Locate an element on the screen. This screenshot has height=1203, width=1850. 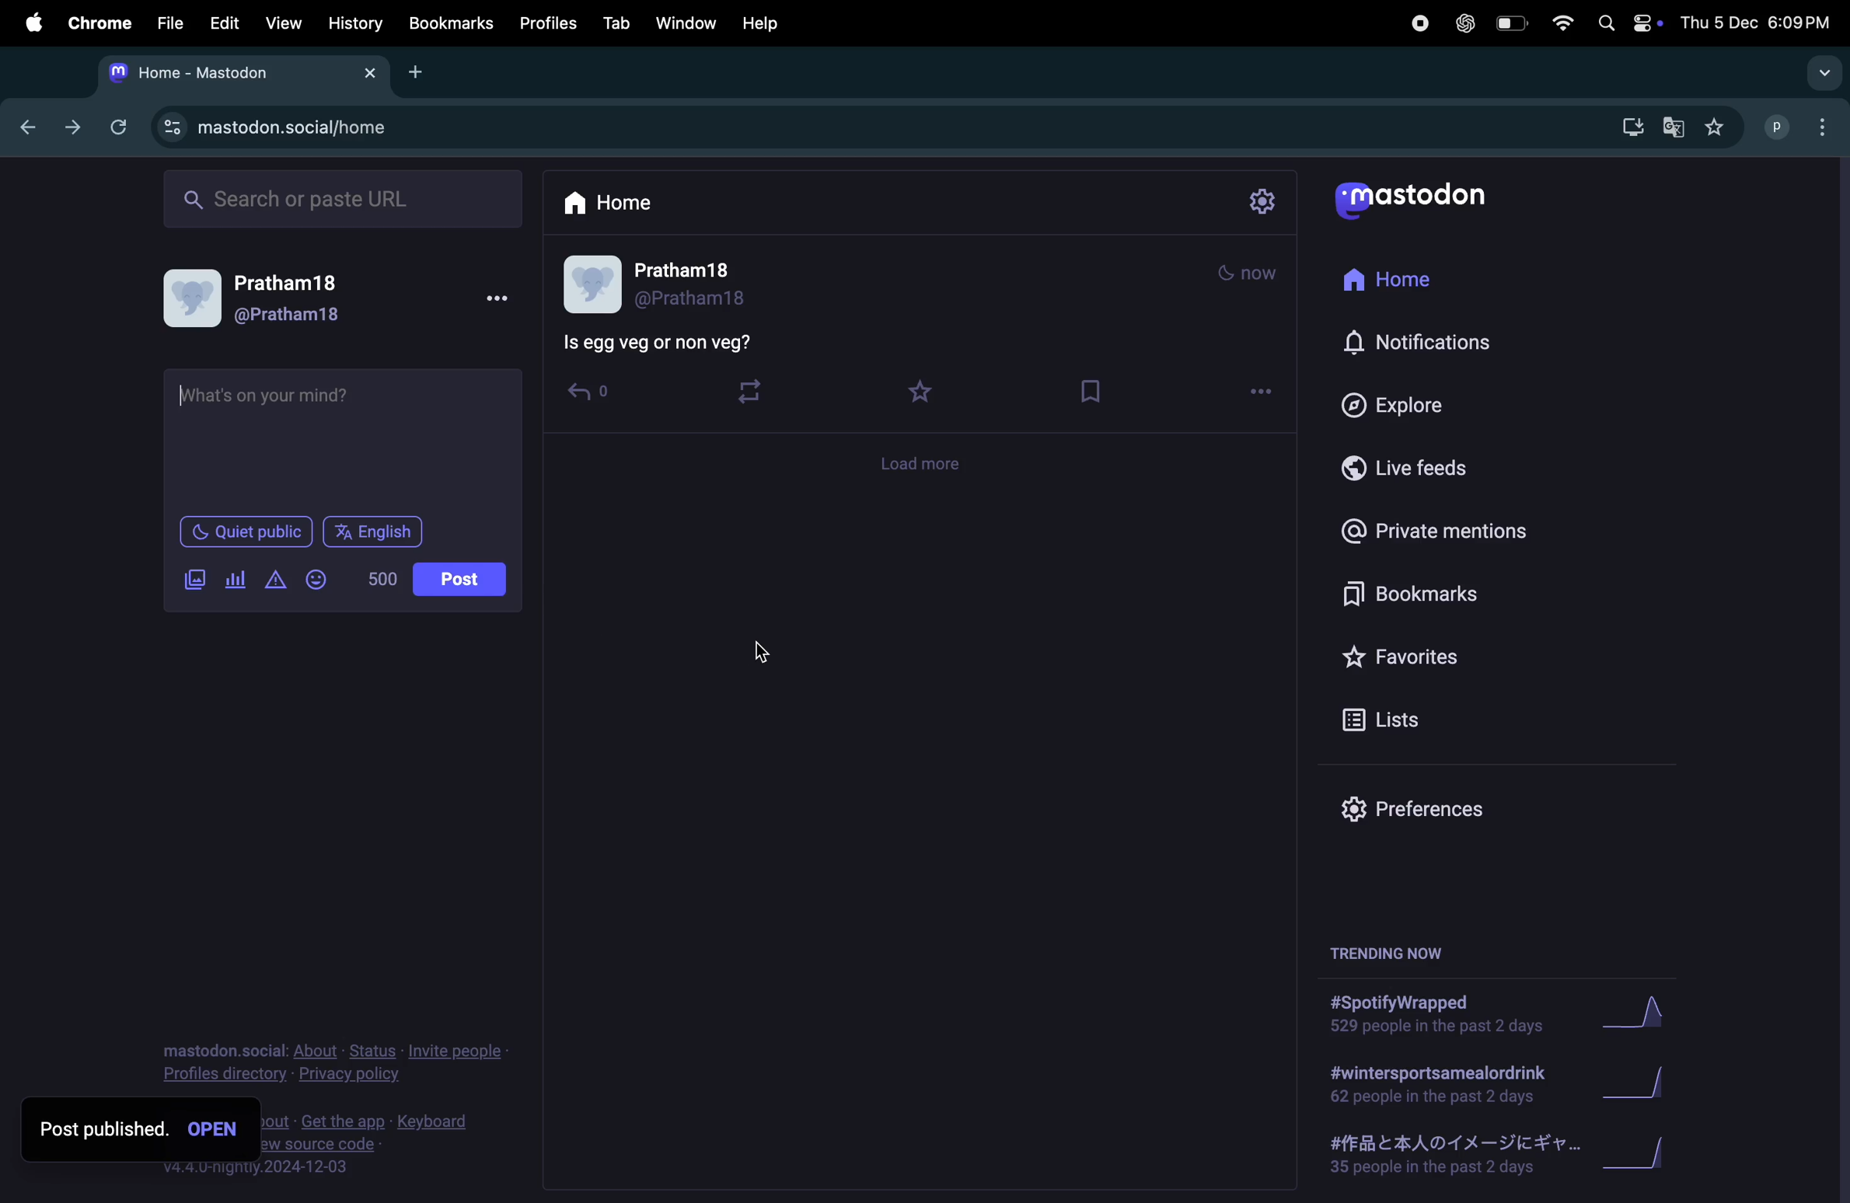
Quiet public is located at coordinates (244, 531).